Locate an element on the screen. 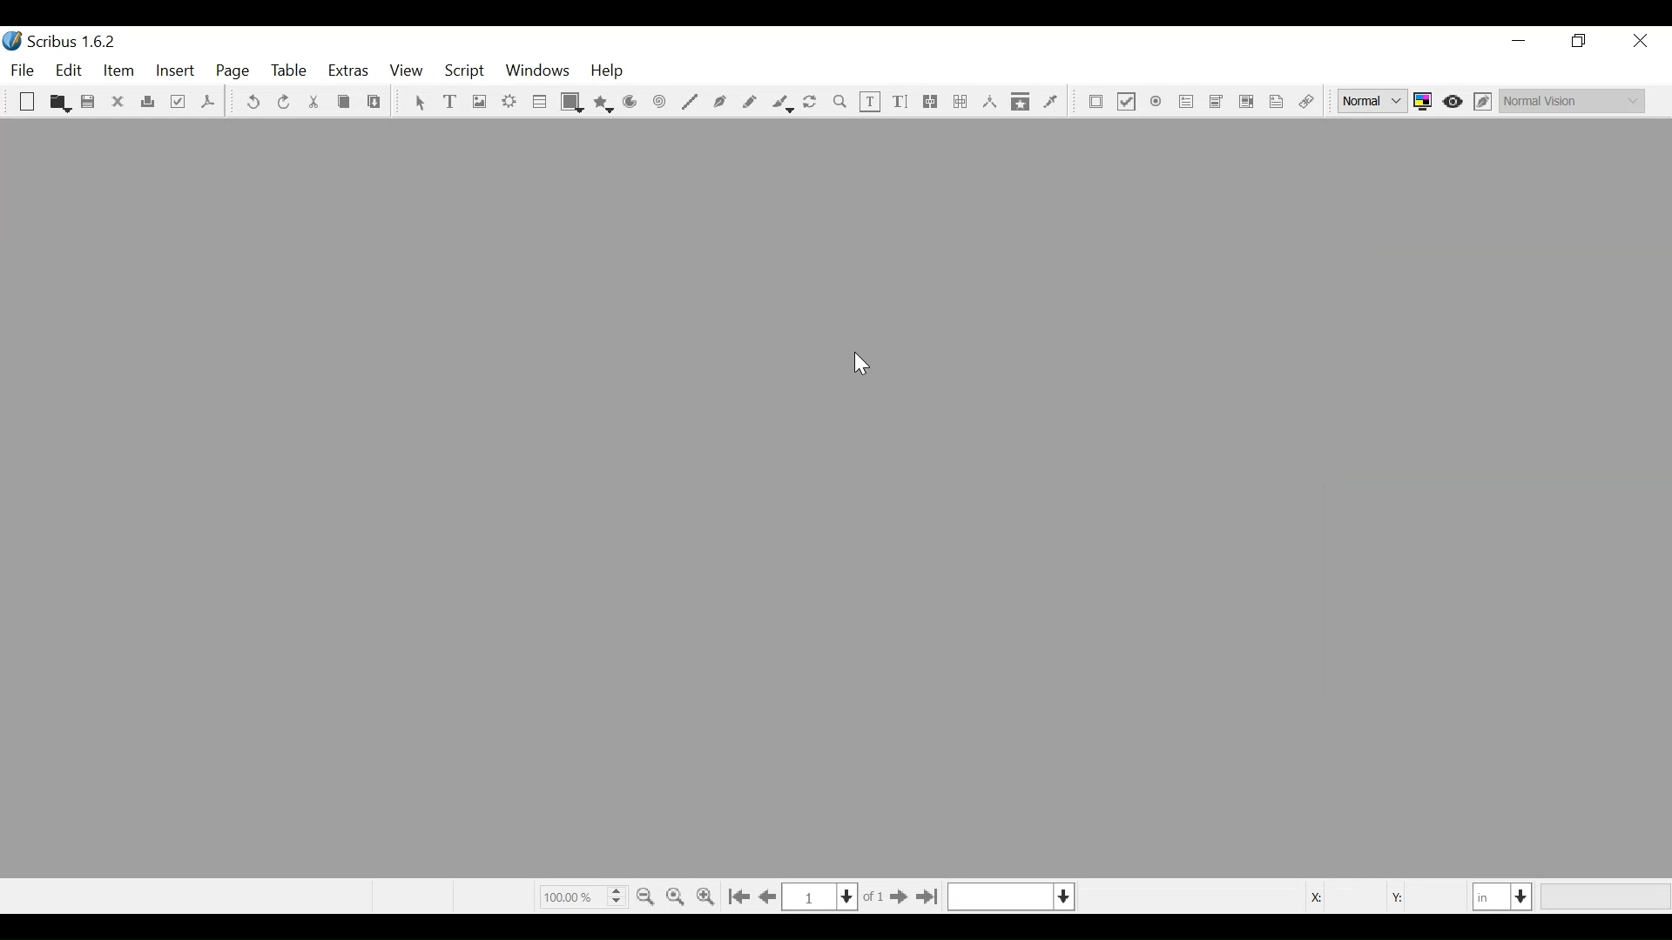 The image size is (1672, 940). PDF List Box is located at coordinates (1216, 102).